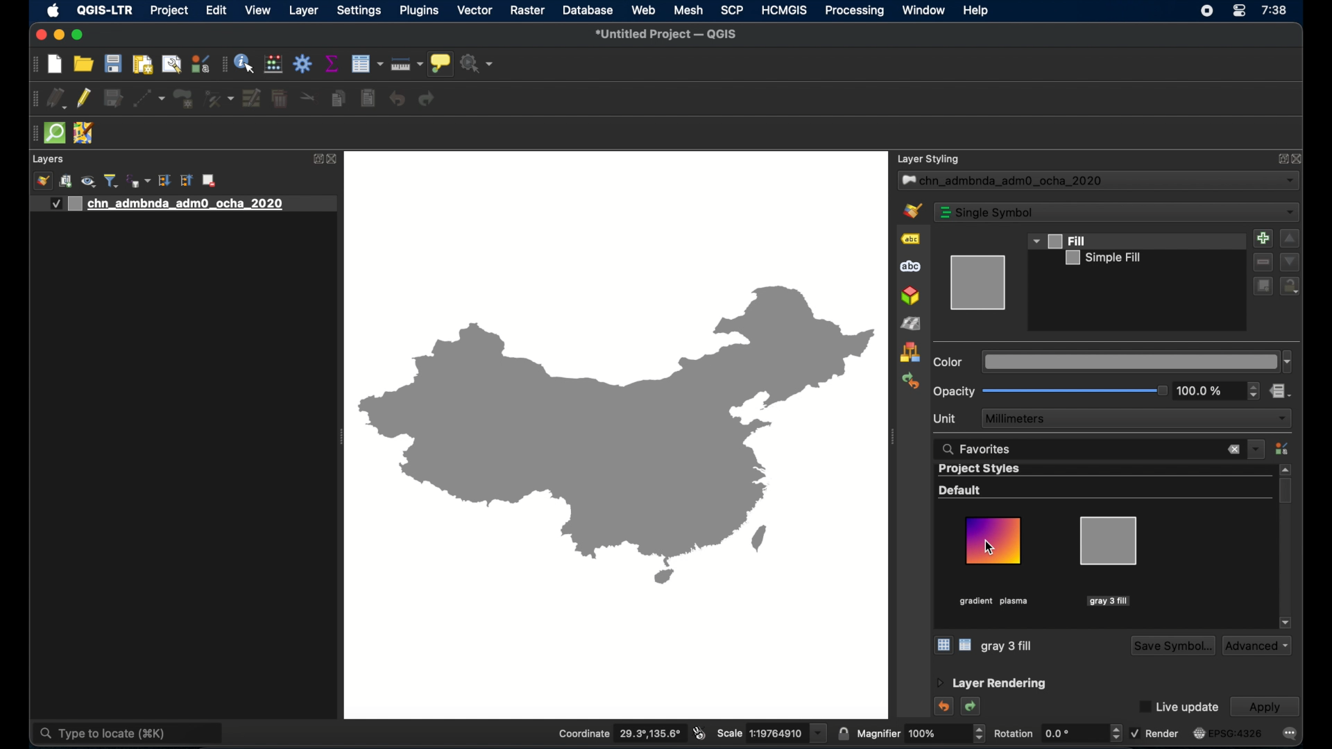 This screenshot has width=1332, height=749. What do you see at coordinates (139, 181) in the screenshot?
I see `filter legend by expression` at bounding box center [139, 181].